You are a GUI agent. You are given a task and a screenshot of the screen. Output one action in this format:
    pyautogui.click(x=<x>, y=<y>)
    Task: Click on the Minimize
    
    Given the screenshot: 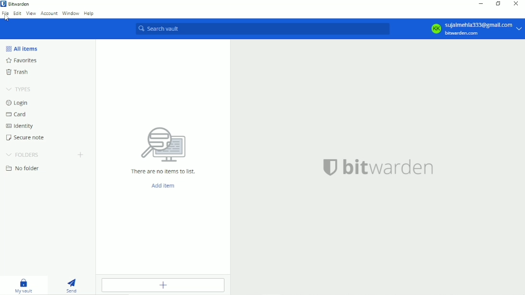 What is the action you would take?
    pyautogui.click(x=480, y=3)
    